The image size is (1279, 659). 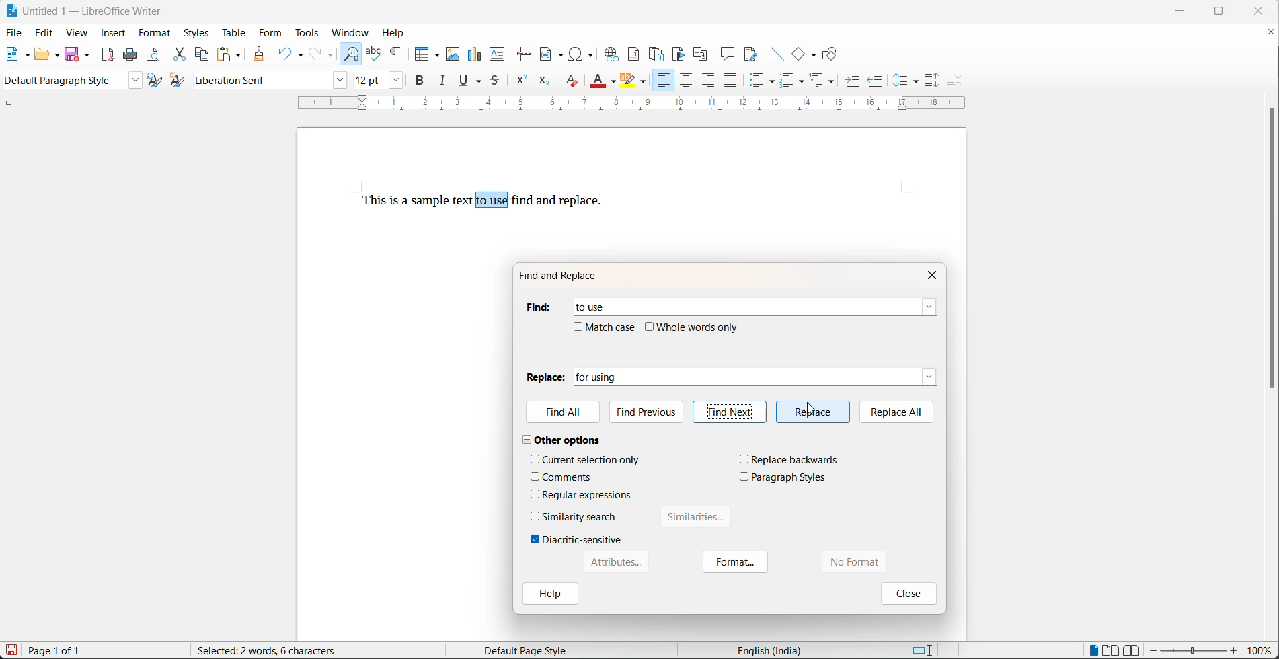 What do you see at coordinates (549, 595) in the screenshot?
I see `help` at bounding box center [549, 595].